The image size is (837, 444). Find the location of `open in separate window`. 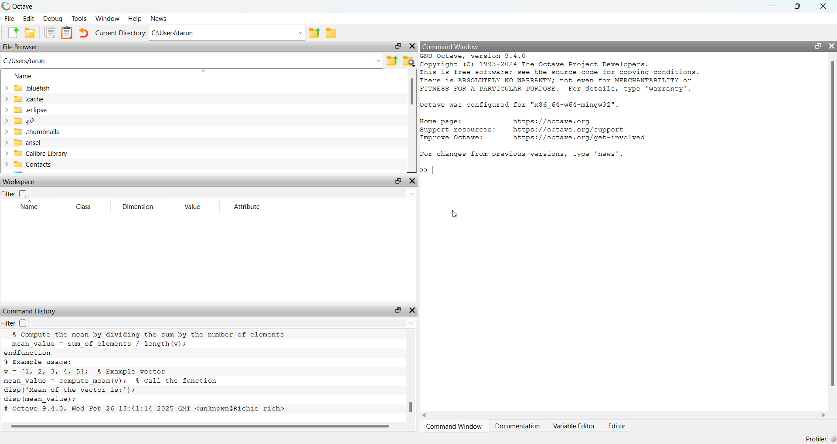

open in separate window is located at coordinates (399, 310).